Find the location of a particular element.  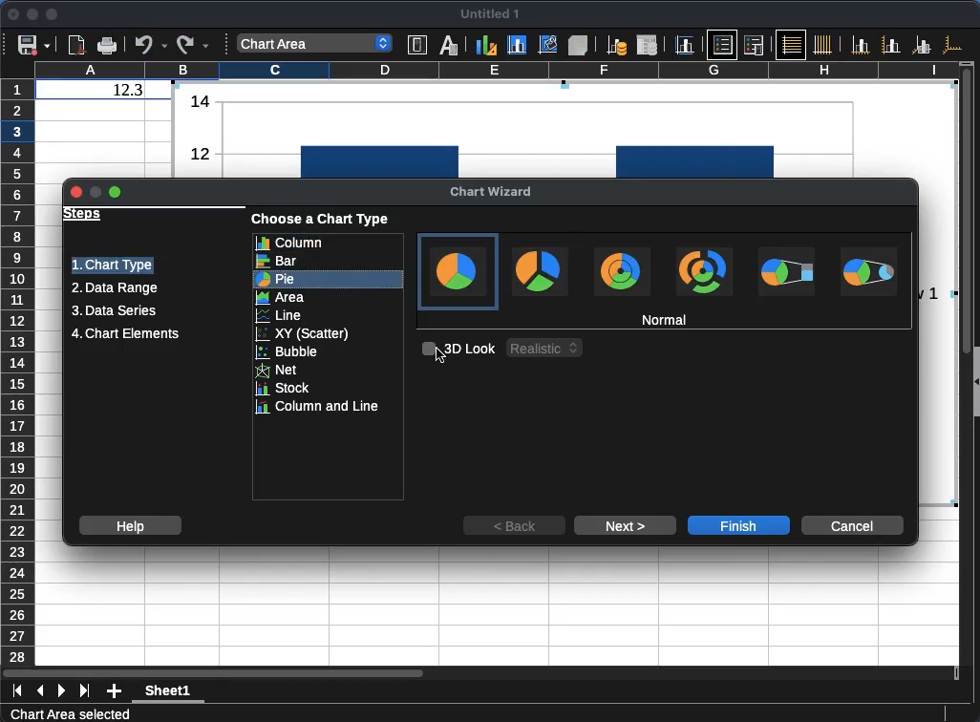

Exploded donut chart is located at coordinates (704, 271).